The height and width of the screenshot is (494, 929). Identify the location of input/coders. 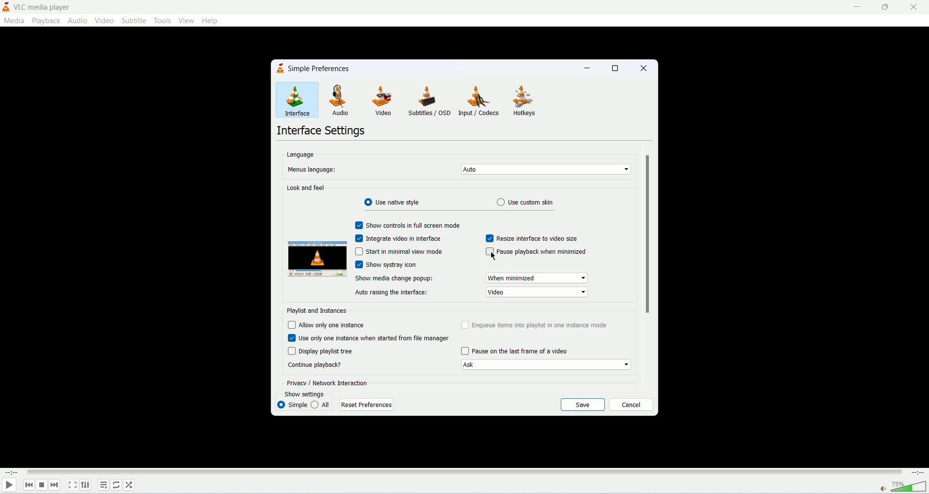
(479, 101).